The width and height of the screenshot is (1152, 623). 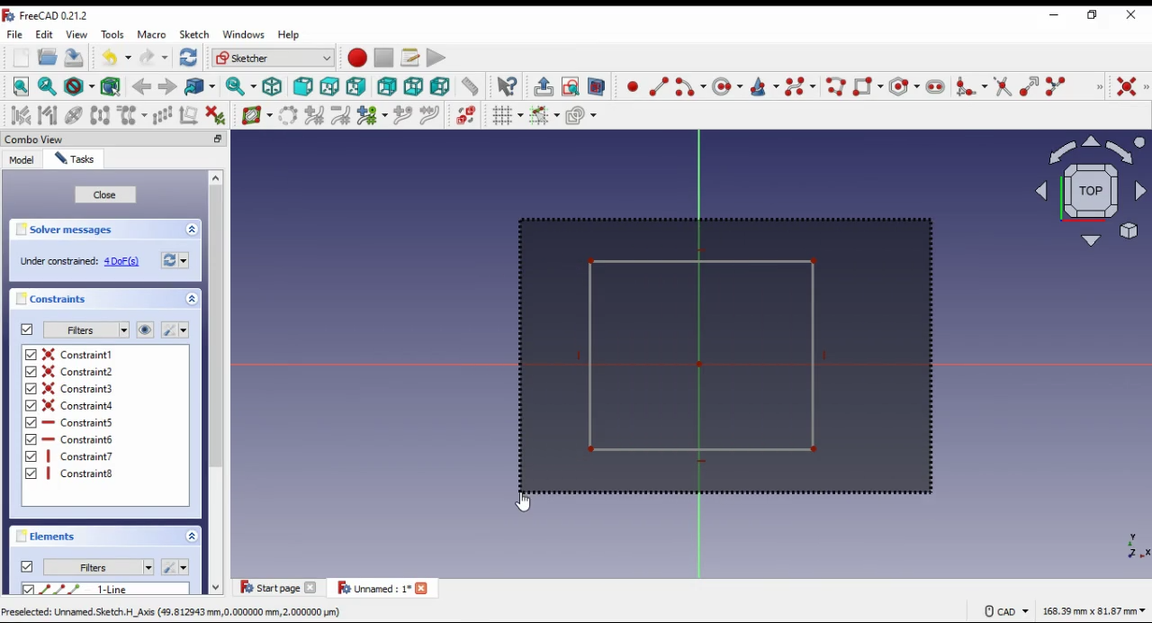 What do you see at coordinates (102, 116) in the screenshot?
I see `symmetry` at bounding box center [102, 116].